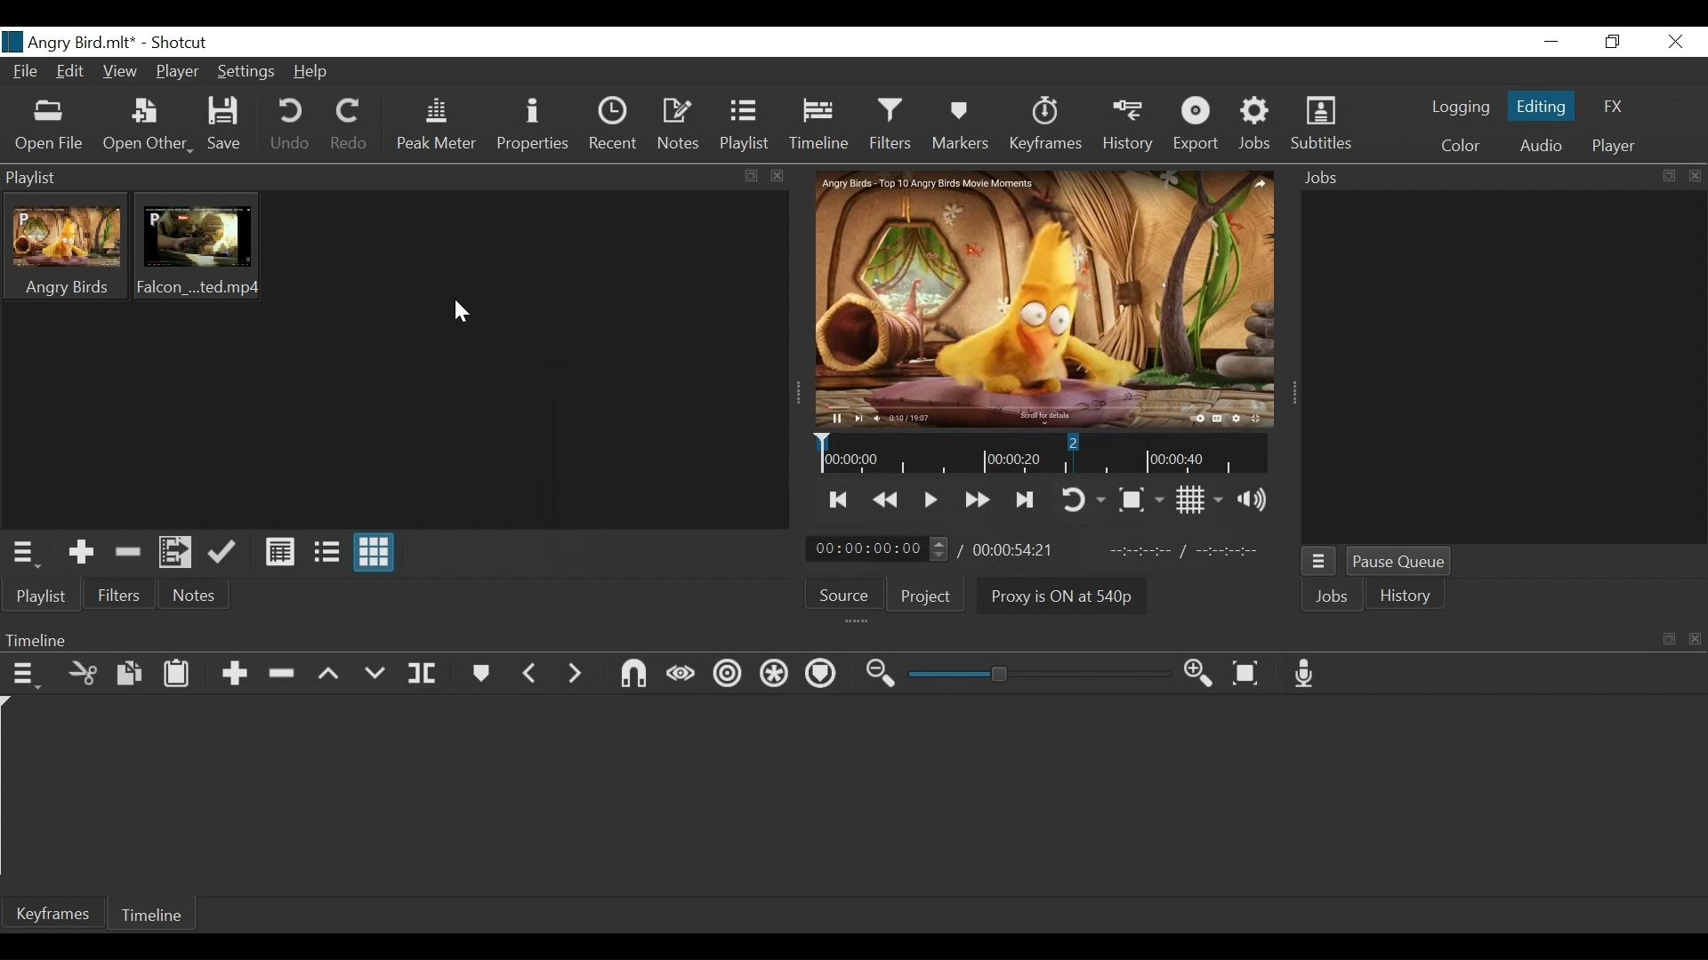 This screenshot has width=1708, height=960. Describe the element at coordinates (846, 595) in the screenshot. I see `Source` at that location.